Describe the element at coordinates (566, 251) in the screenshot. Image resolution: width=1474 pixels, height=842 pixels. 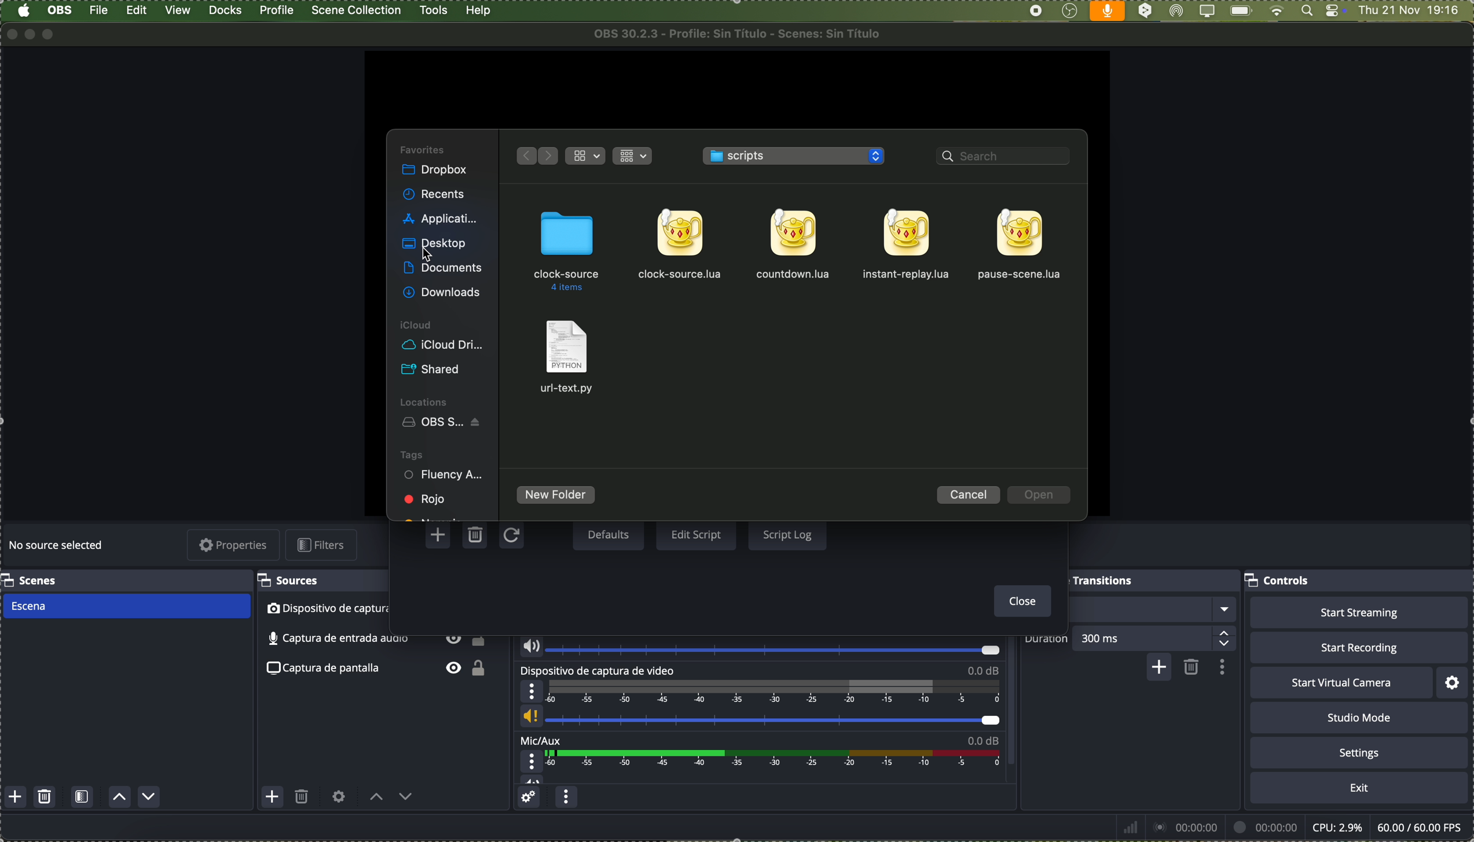
I see `folder` at that location.